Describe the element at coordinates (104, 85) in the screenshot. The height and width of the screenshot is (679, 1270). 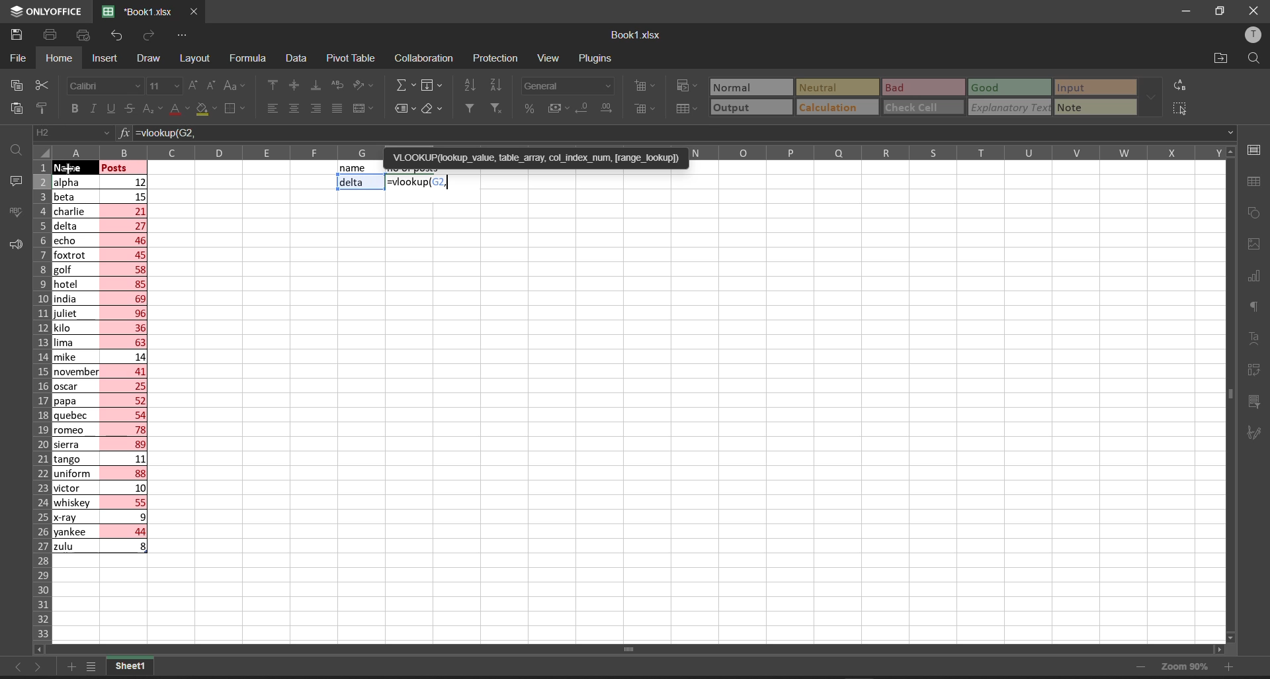
I see `font` at that location.